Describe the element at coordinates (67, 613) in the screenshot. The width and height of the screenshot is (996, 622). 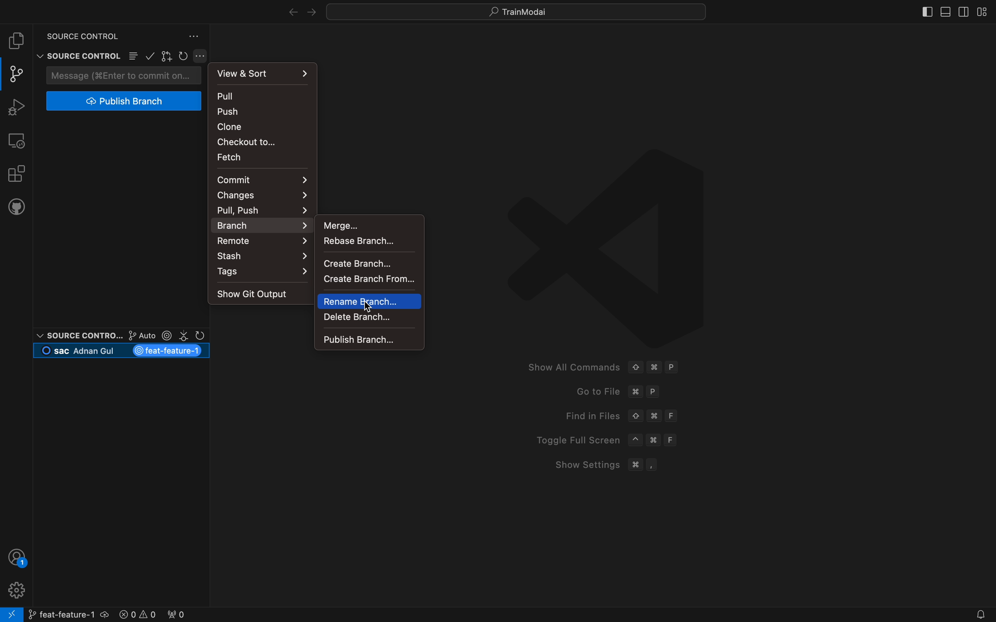
I see `branch` at that location.